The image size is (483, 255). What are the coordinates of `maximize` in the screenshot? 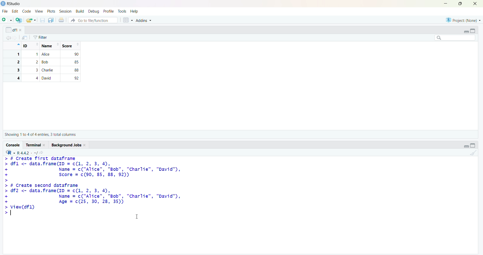 It's located at (461, 4).